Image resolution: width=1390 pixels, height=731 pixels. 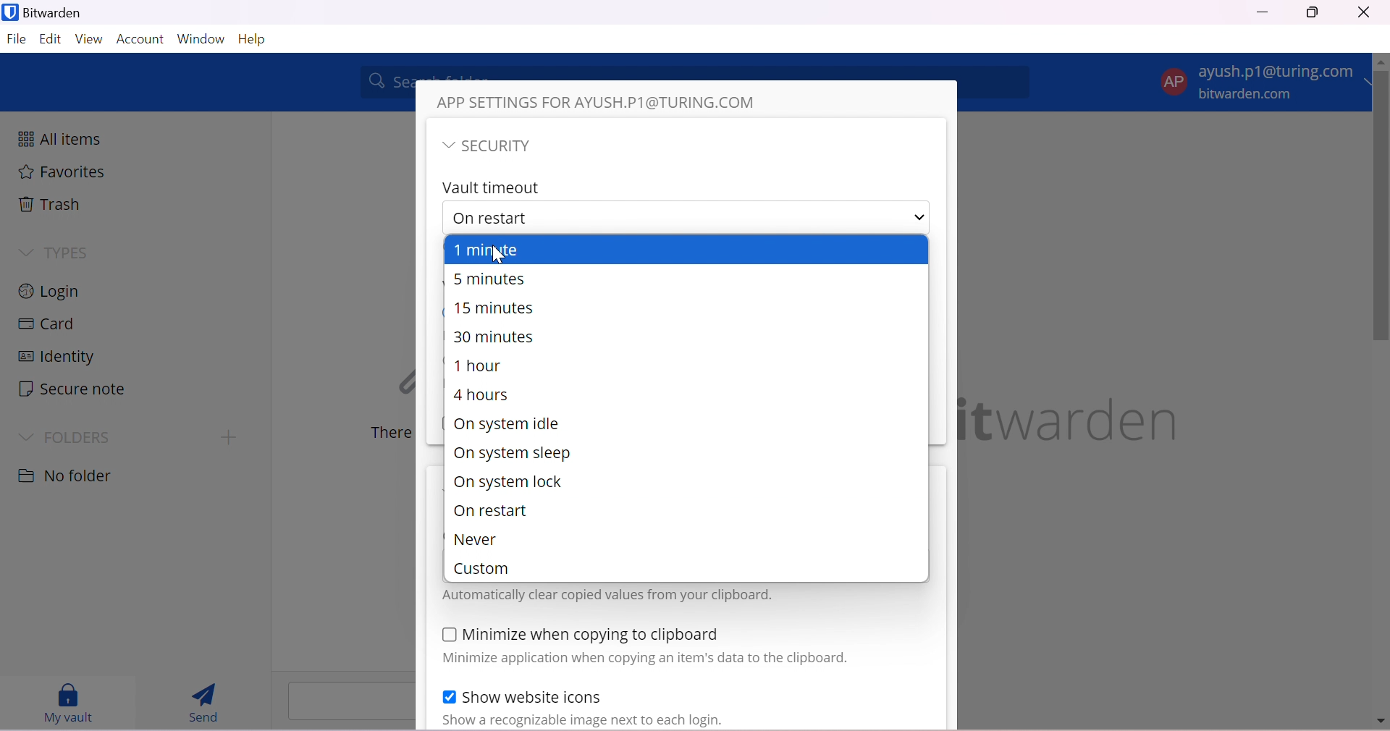 I want to click on Drop Down, so click(x=28, y=438).